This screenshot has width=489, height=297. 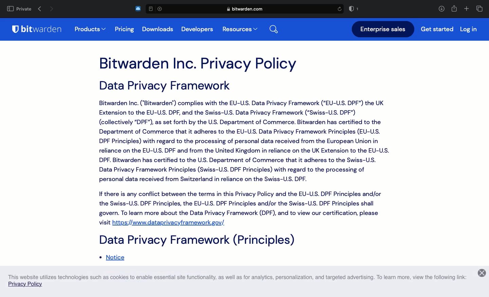 What do you see at coordinates (125, 30) in the screenshot?
I see `pricing` at bounding box center [125, 30].